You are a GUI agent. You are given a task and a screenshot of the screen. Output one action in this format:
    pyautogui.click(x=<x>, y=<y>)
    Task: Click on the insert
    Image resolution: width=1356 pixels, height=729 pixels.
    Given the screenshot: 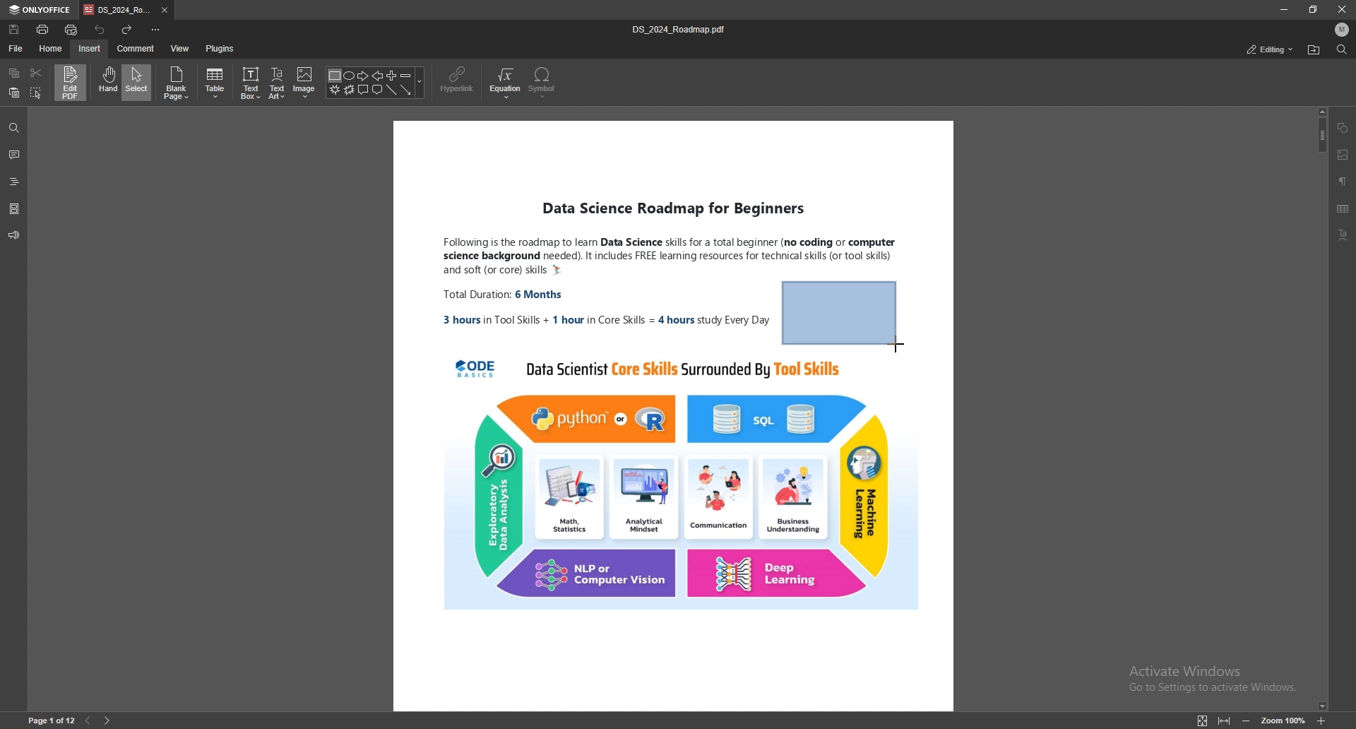 What is the action you would take?
    pyautogui.click(x=89, y=49)
    